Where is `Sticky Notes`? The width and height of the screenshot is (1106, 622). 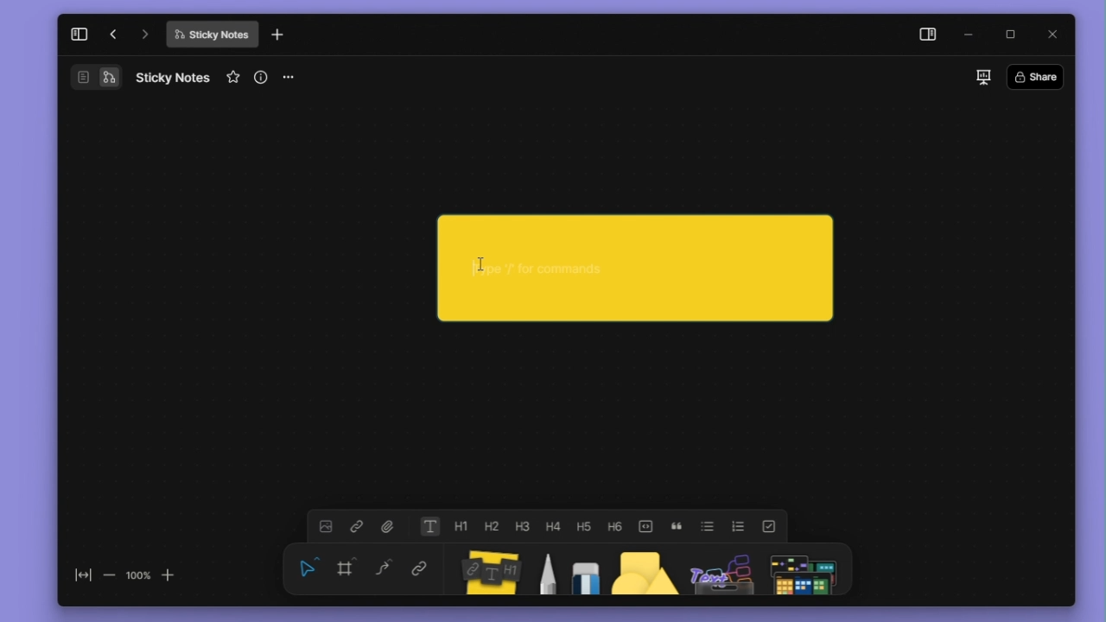
Sticky Notes is located at coordinates (210, 37).